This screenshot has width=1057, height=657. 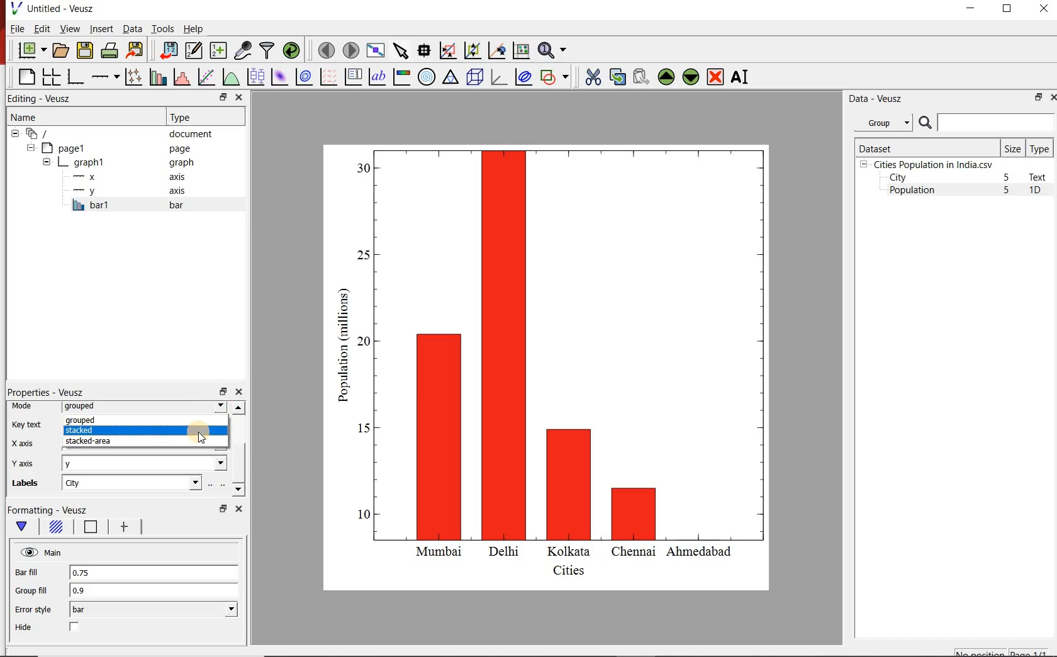 What do you see at coordinates (1013, 148) in the screenshot?
I see `Size` at bounding box center [1013, 148].